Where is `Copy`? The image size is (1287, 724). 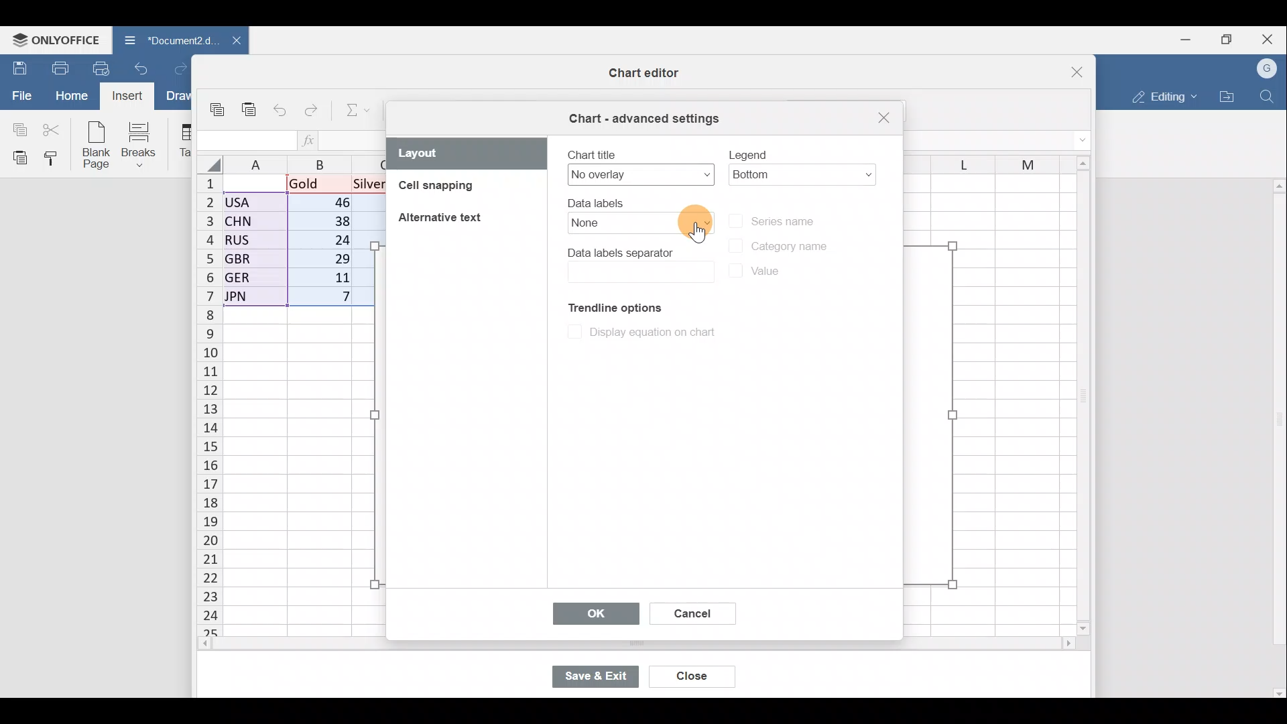 Copy is located at coordinates (17, 127).